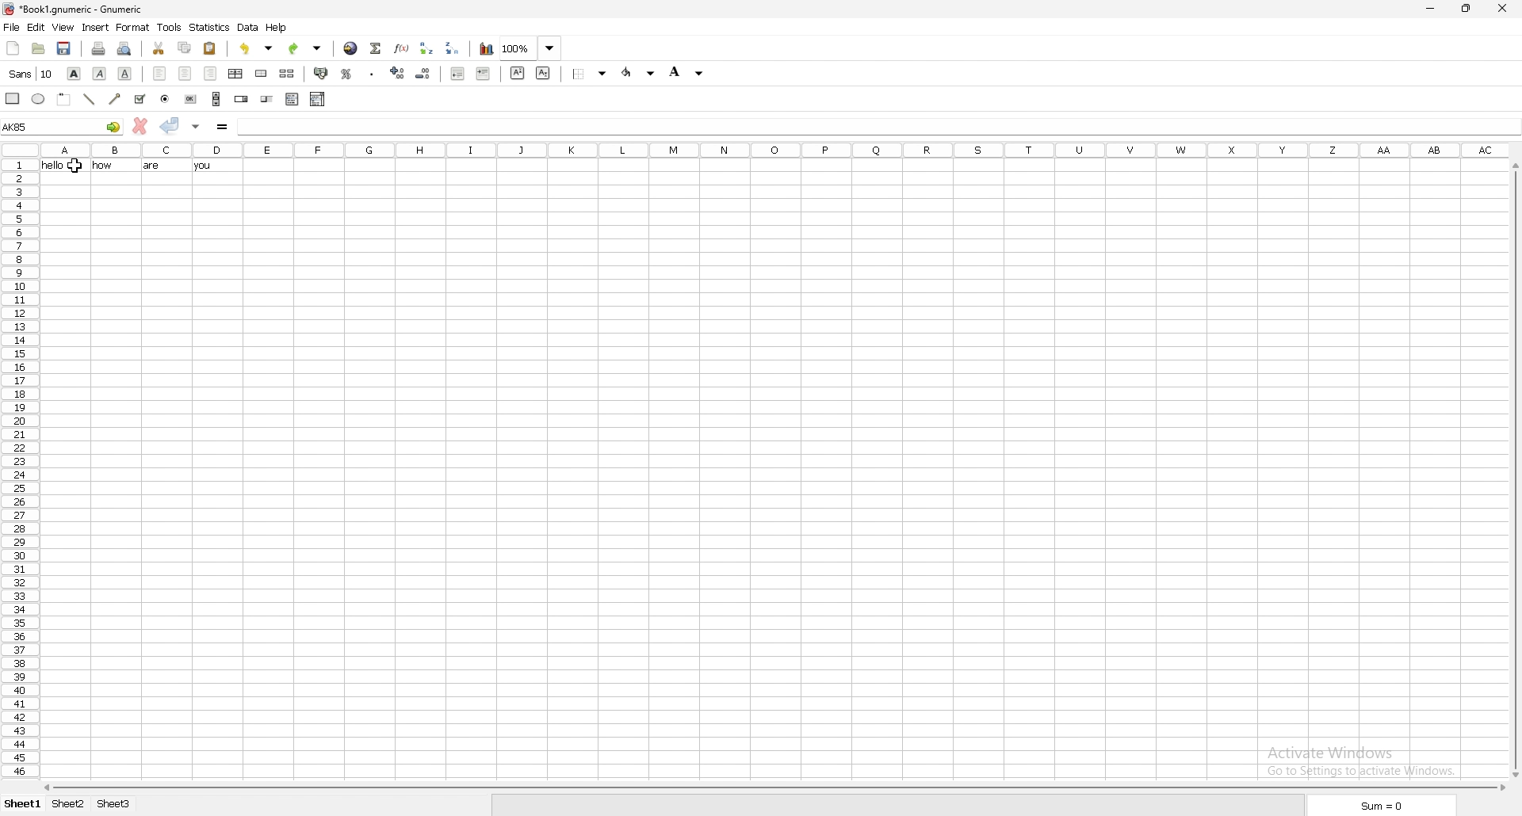 The height and width of the screenshot is (816, 1522). Describe the element at coordinates (351, 48) in the screenshot. I see `hyperlink` at that location.